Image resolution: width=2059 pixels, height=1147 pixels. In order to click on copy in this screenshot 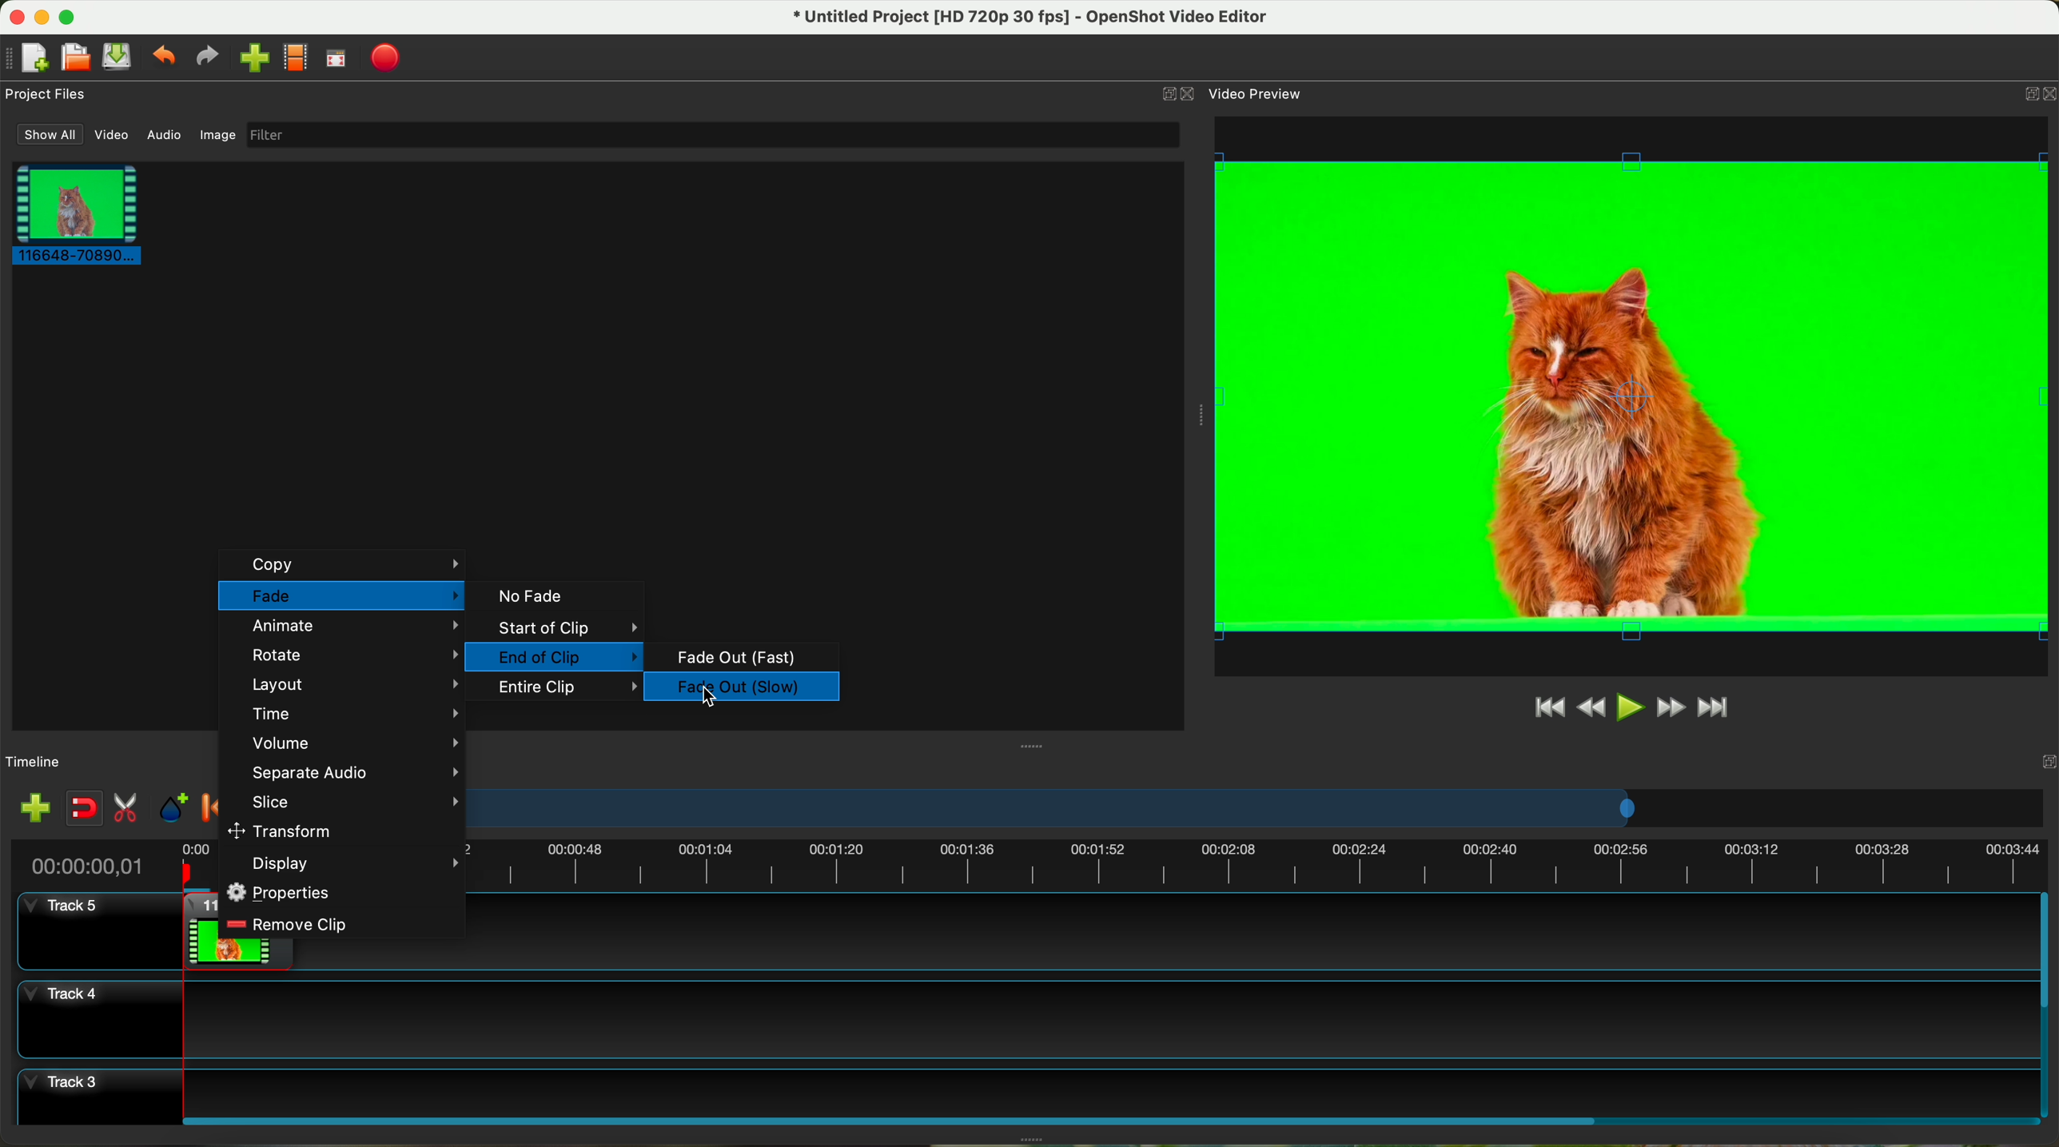, I will do `click(344, 564)`.